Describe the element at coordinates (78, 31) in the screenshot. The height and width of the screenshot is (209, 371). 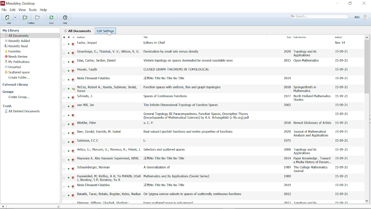
I see `All Documents` at that location.